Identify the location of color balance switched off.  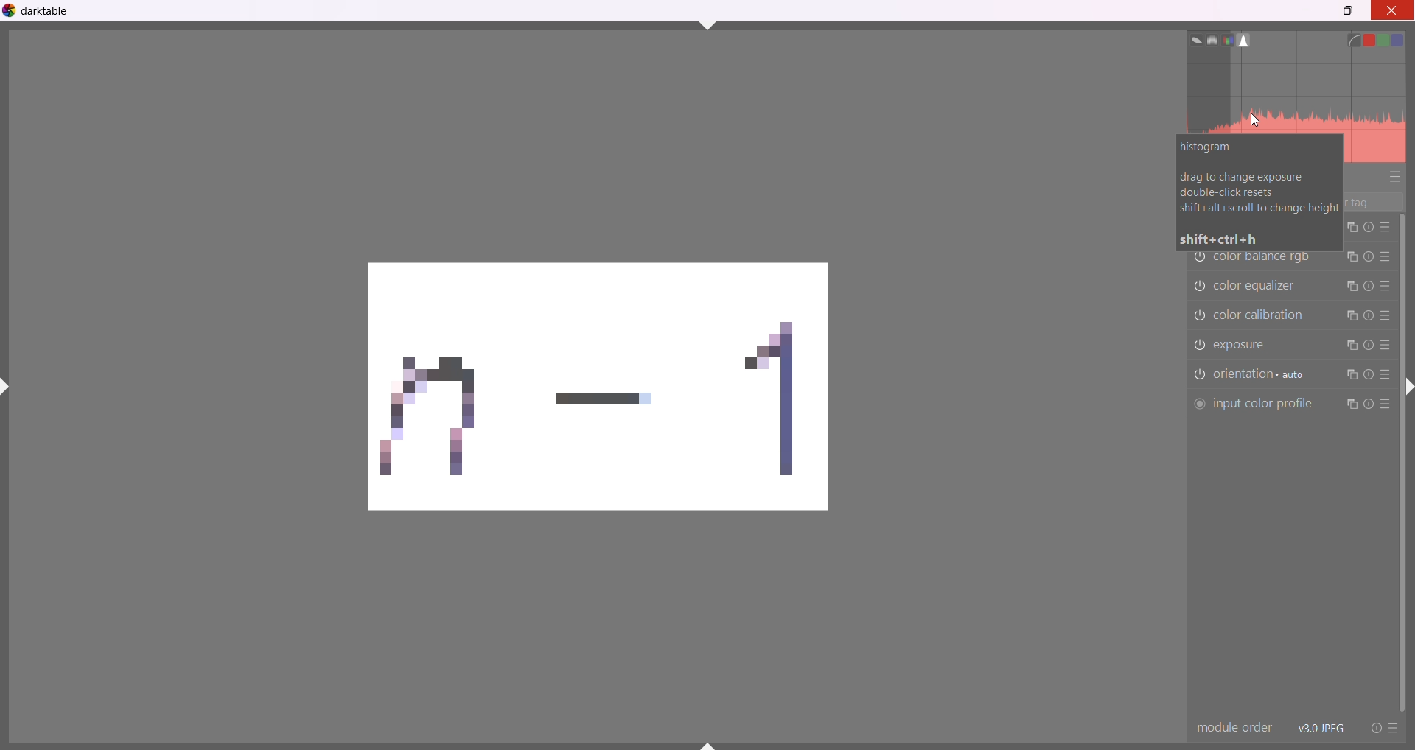
(1198, 316).